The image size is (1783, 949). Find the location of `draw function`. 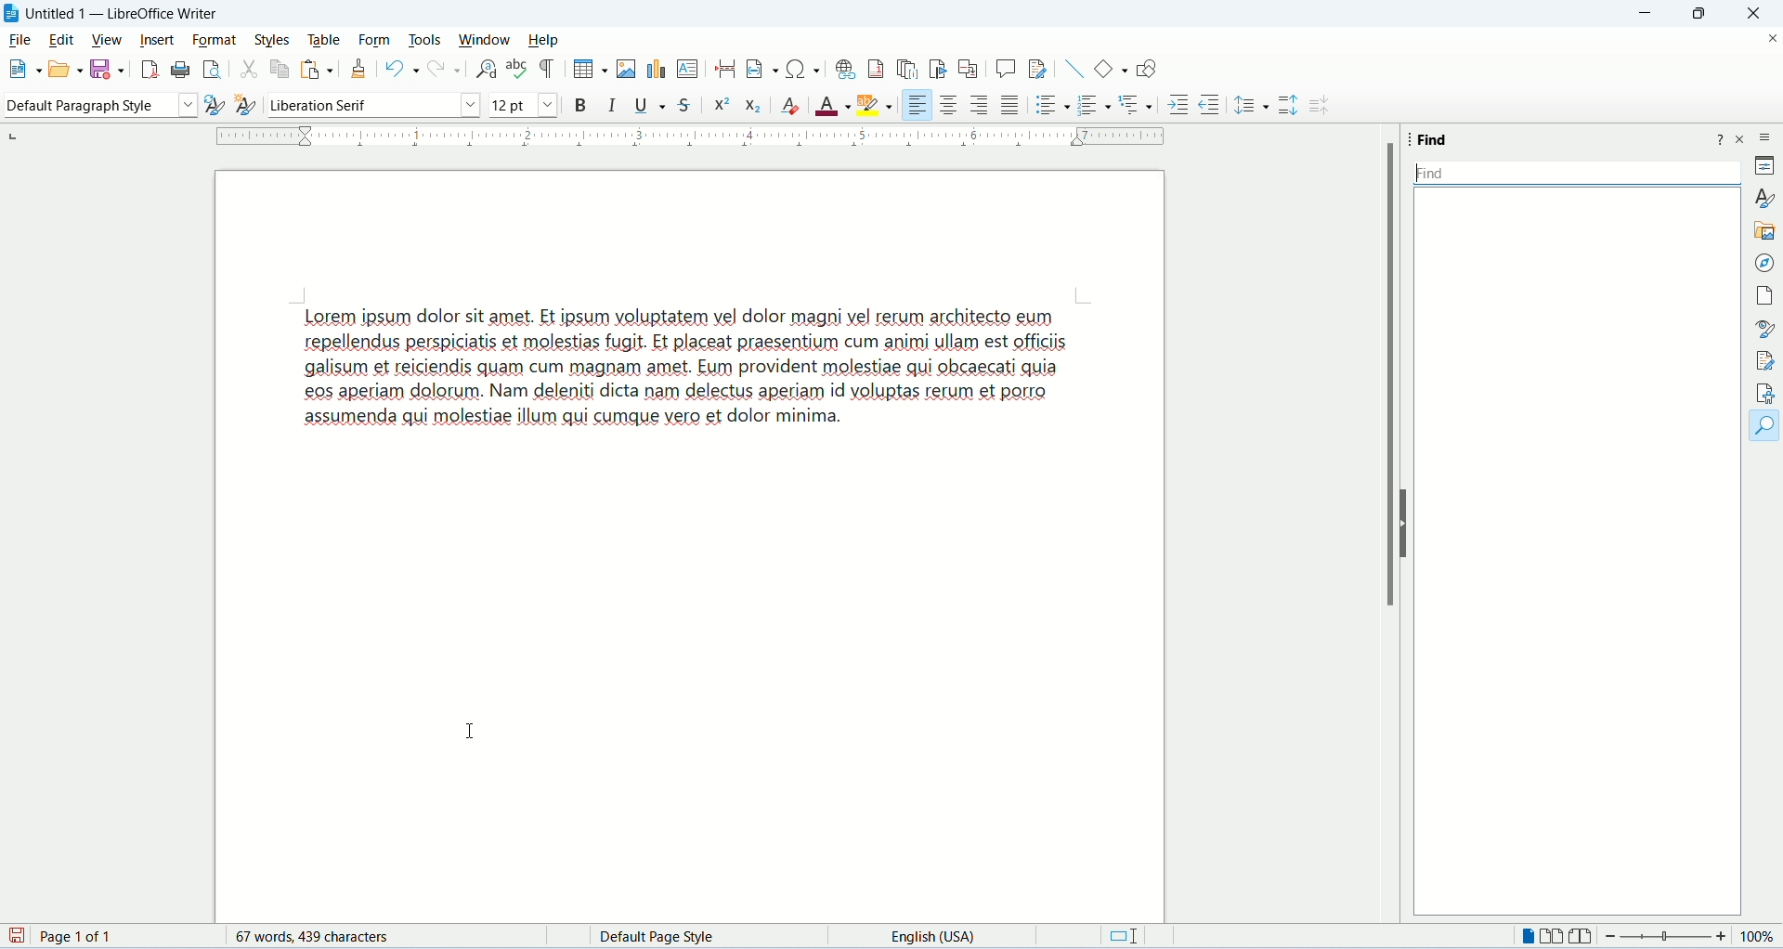

draw function is located at coordinates (1152, 69).